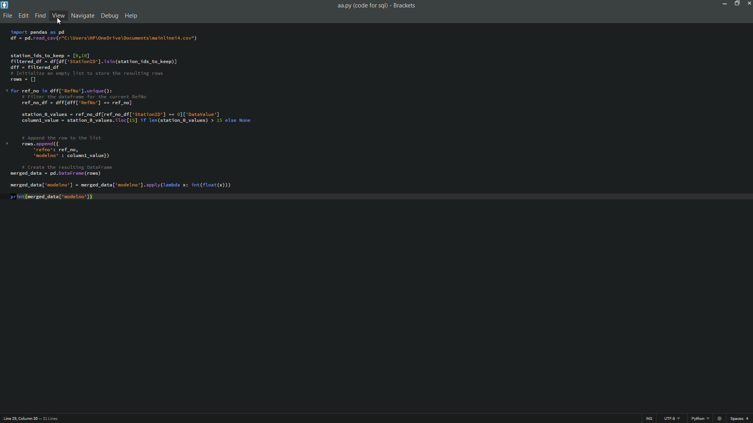 The image size is (753, 423). Describe the element at coordinates (131, 16) in the screenshot. I see `help menu` at that location.